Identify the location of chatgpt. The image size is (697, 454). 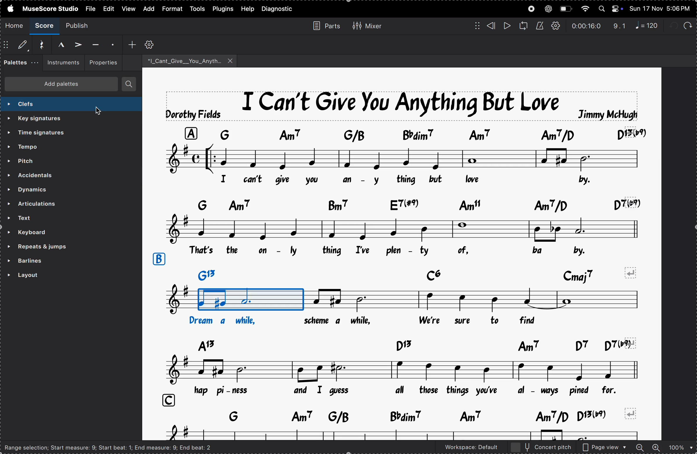
(548, 8).